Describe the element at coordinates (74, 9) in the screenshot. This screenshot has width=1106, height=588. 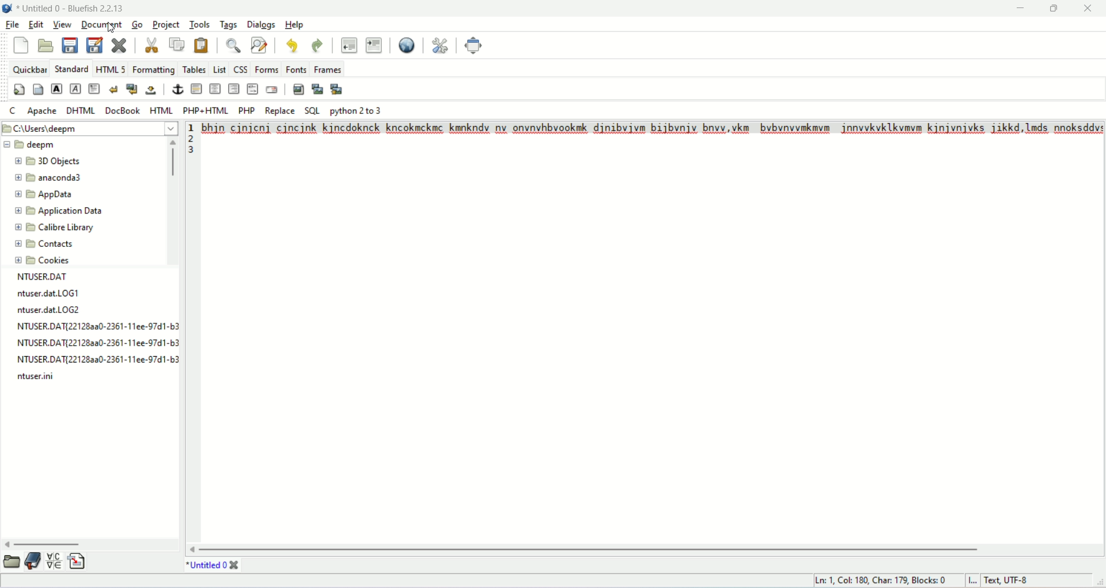
I see `title` at that location.